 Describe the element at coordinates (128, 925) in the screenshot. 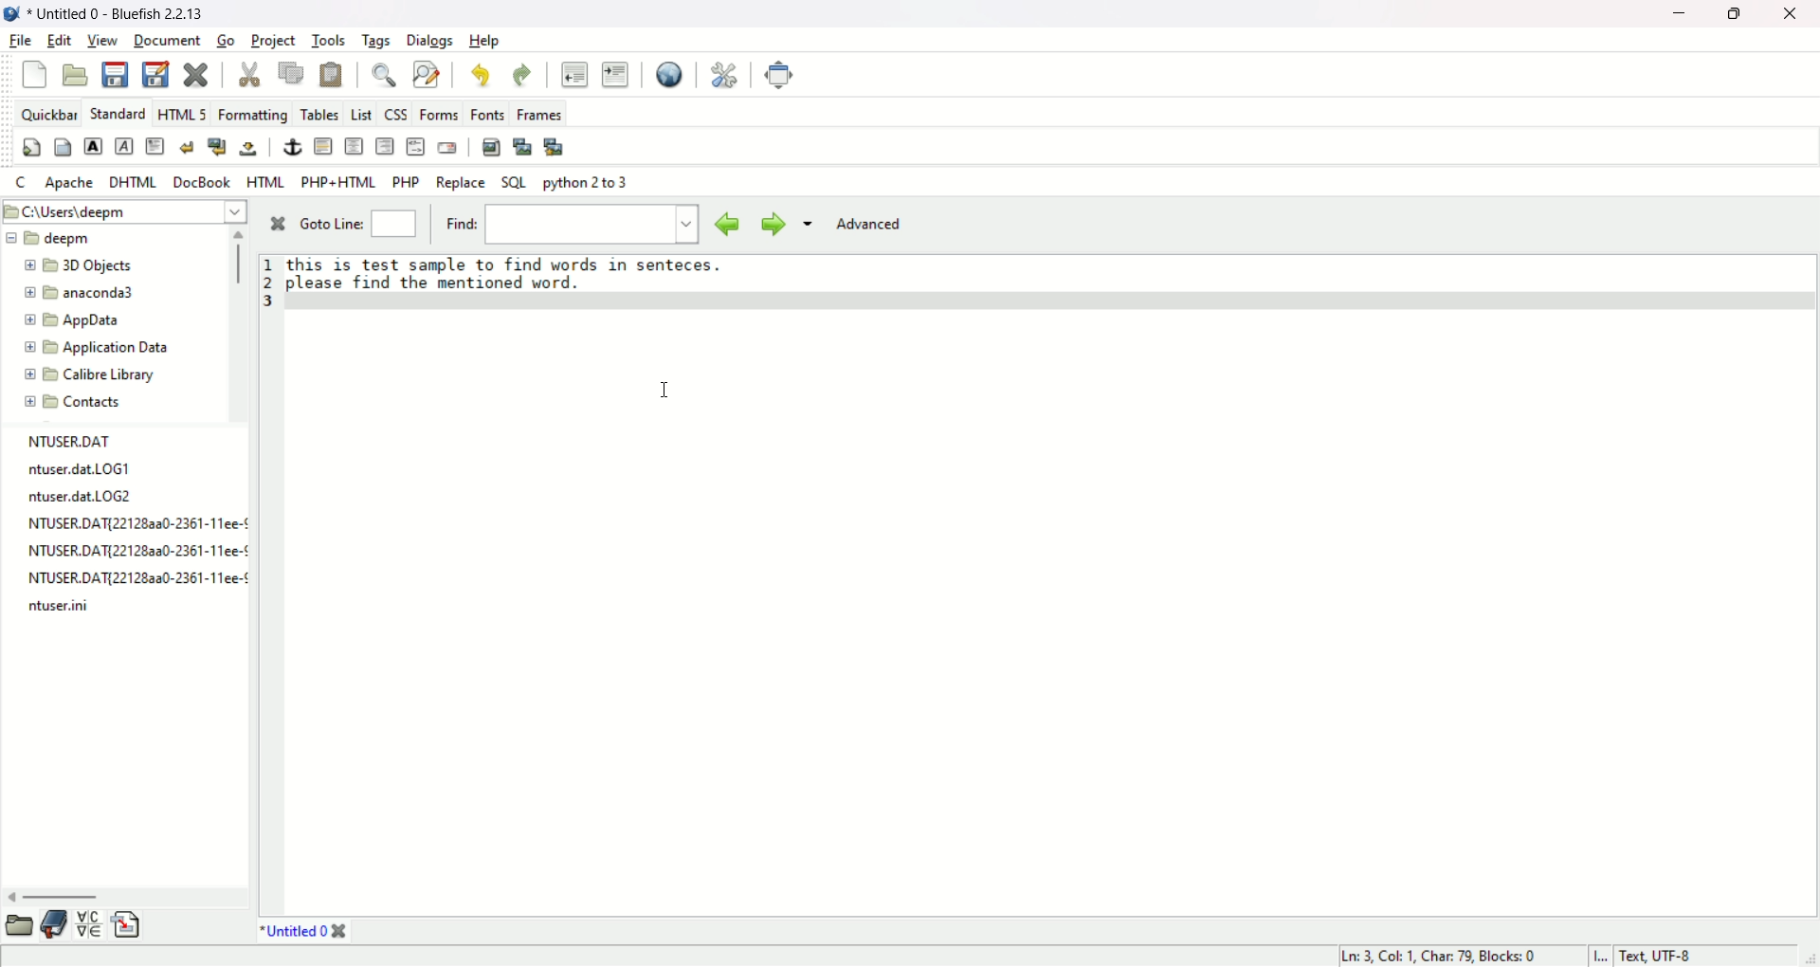

I see `insert file` at that location.